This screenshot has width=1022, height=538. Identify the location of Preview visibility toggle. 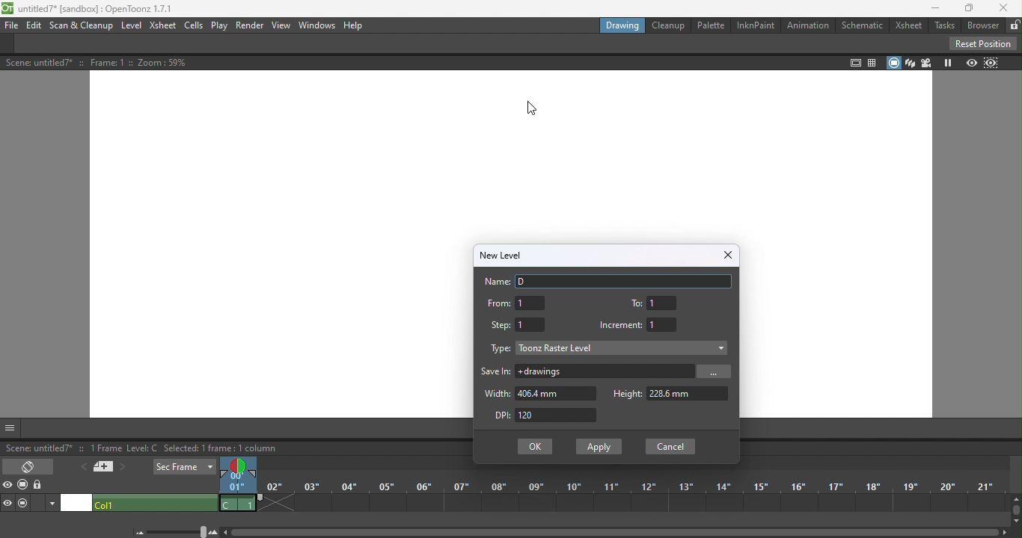
(9, 503).